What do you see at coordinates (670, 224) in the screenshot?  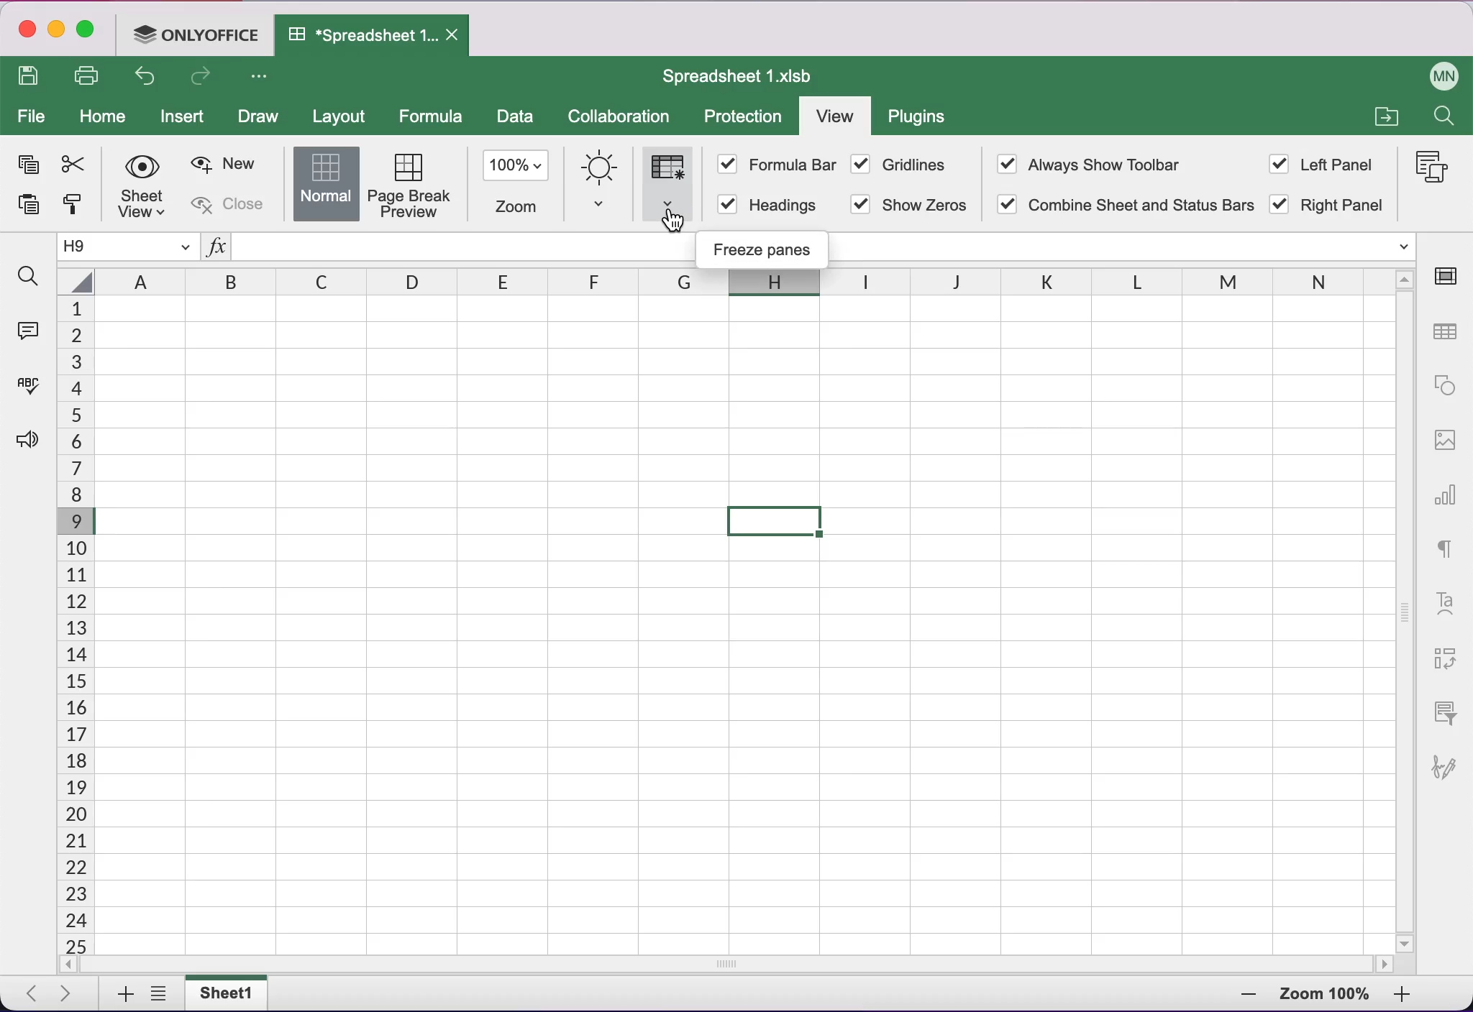 I see `cursor` at bounding box center [670, 224].